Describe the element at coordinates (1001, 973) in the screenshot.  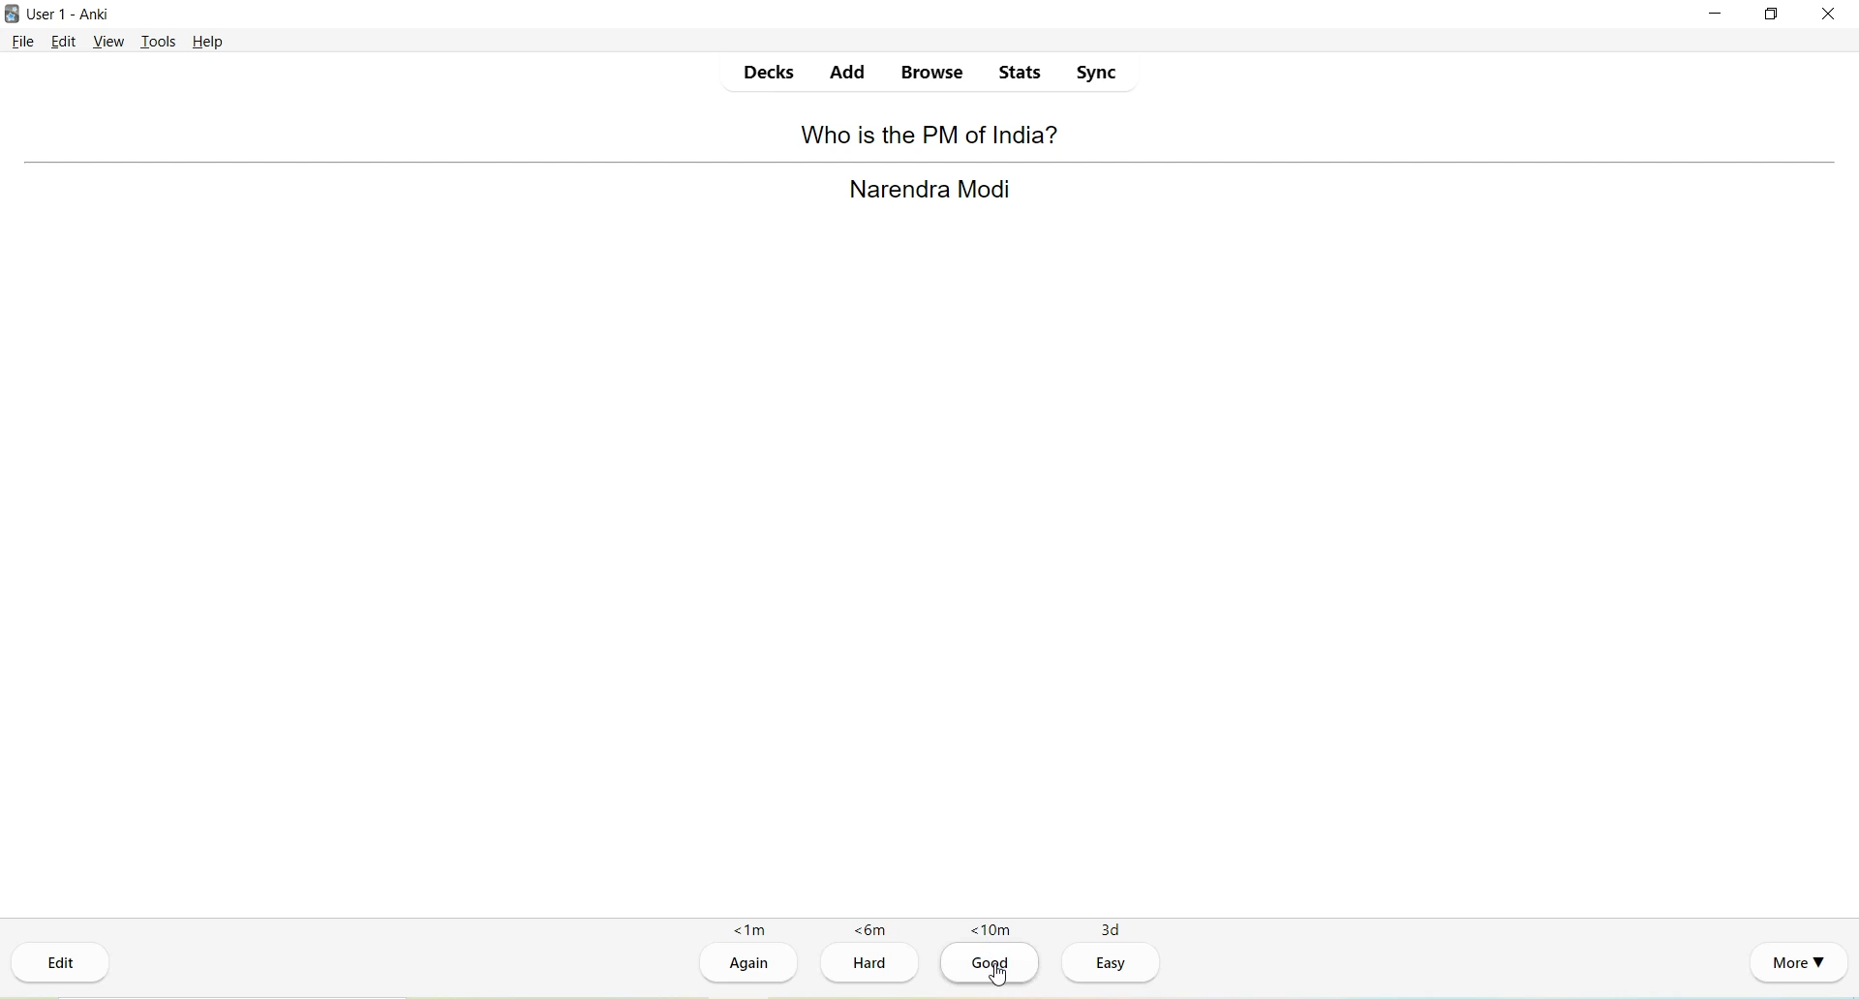
I see `cursor` at that location.